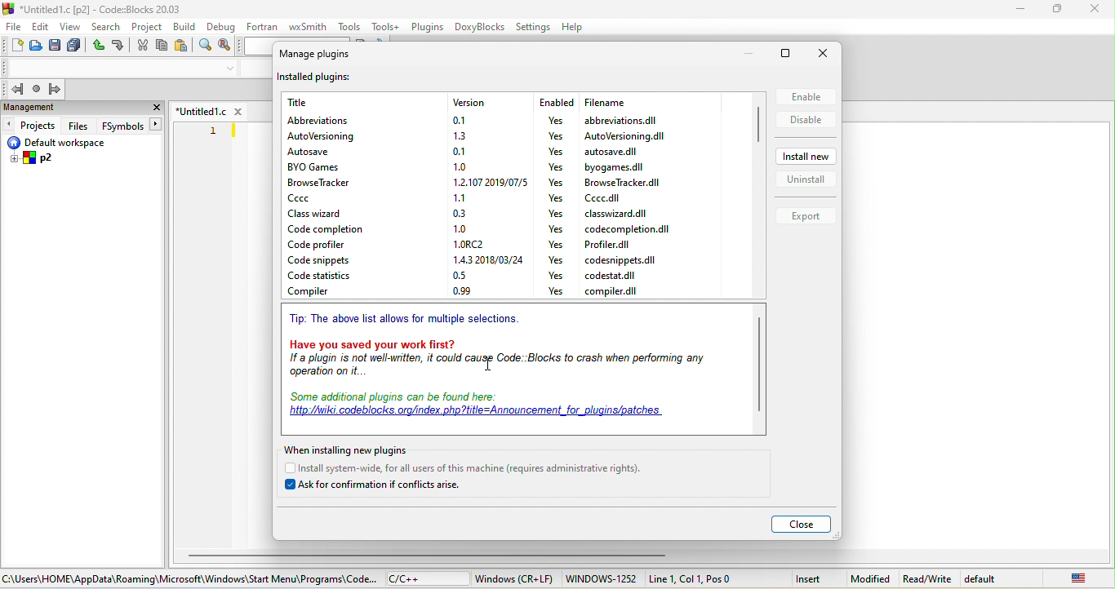 The height and width of the screenshot is (589, 1115). I want to click on vertical scroll bar, so click(759, 364).